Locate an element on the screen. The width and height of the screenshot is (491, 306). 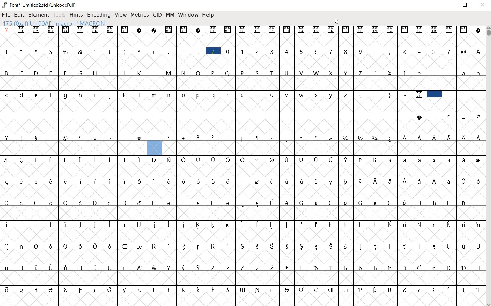
` is located at coordinates (449, 72).